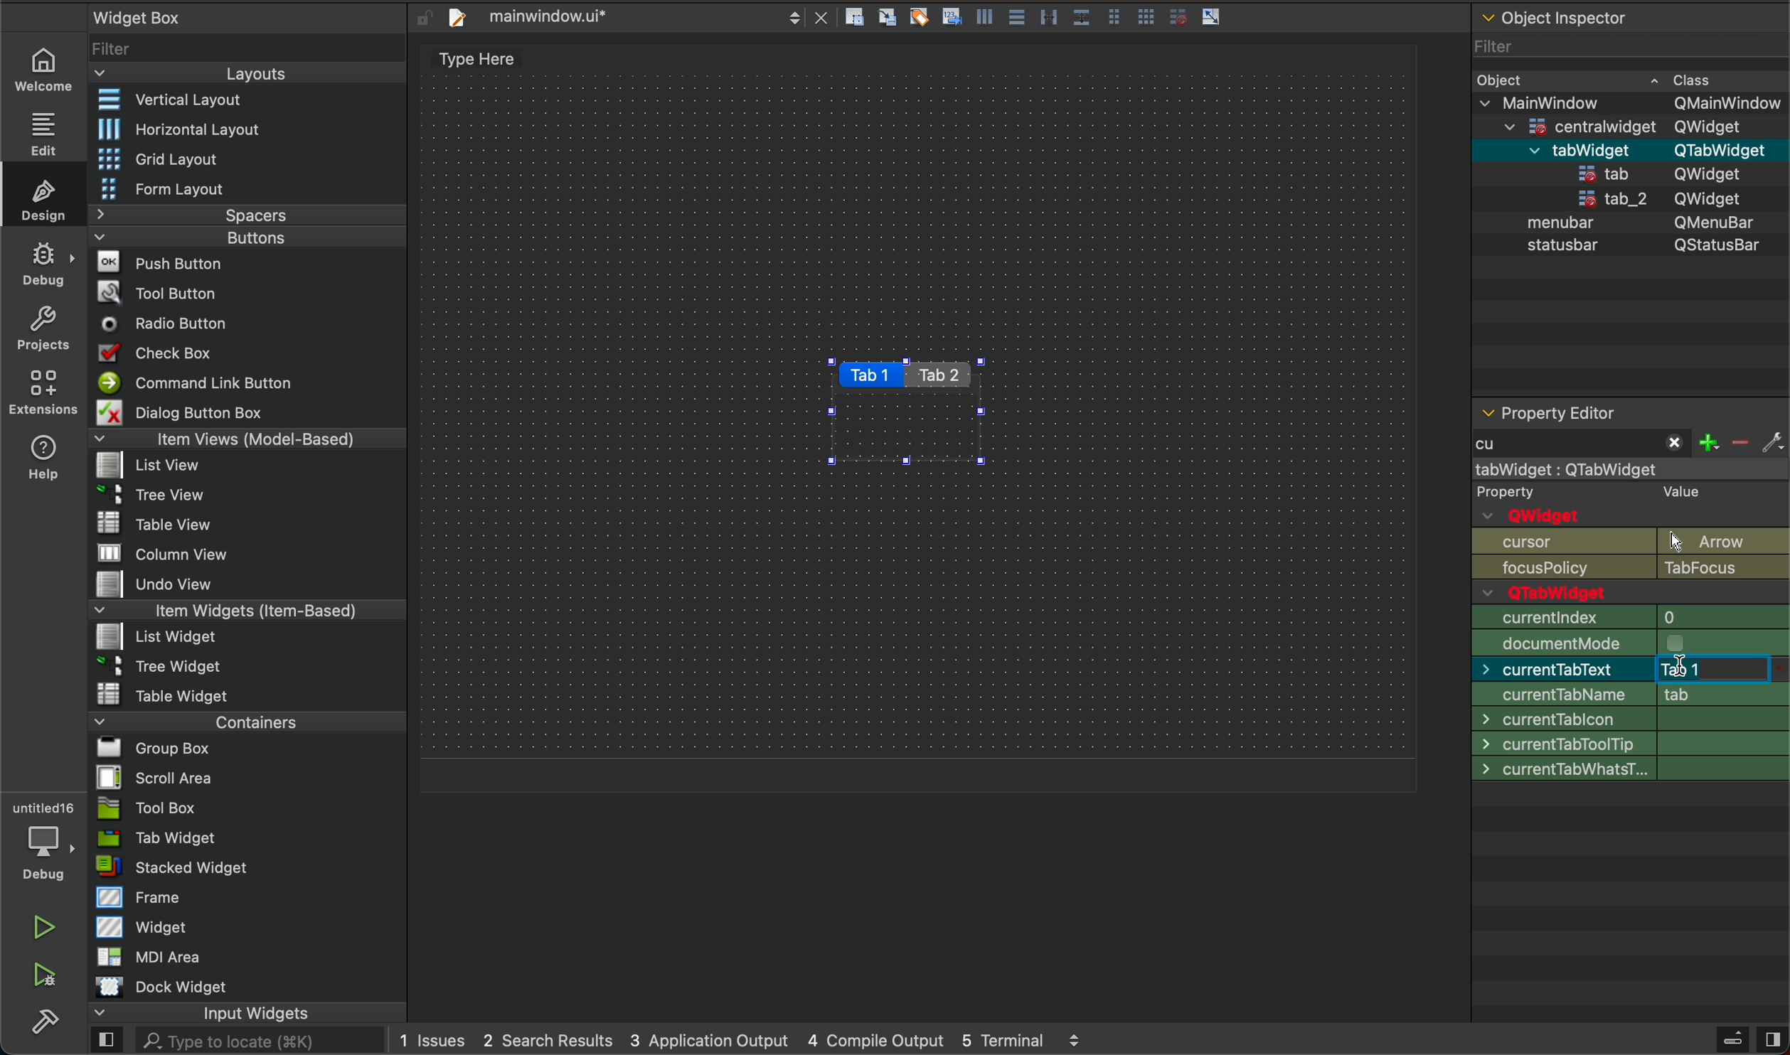 The height and width of the screenshot is (1055, 1790). What do you see at coordinates (1595, 200) in the screenshot?
I see `tab_2` at bounding box center [1595, 200].